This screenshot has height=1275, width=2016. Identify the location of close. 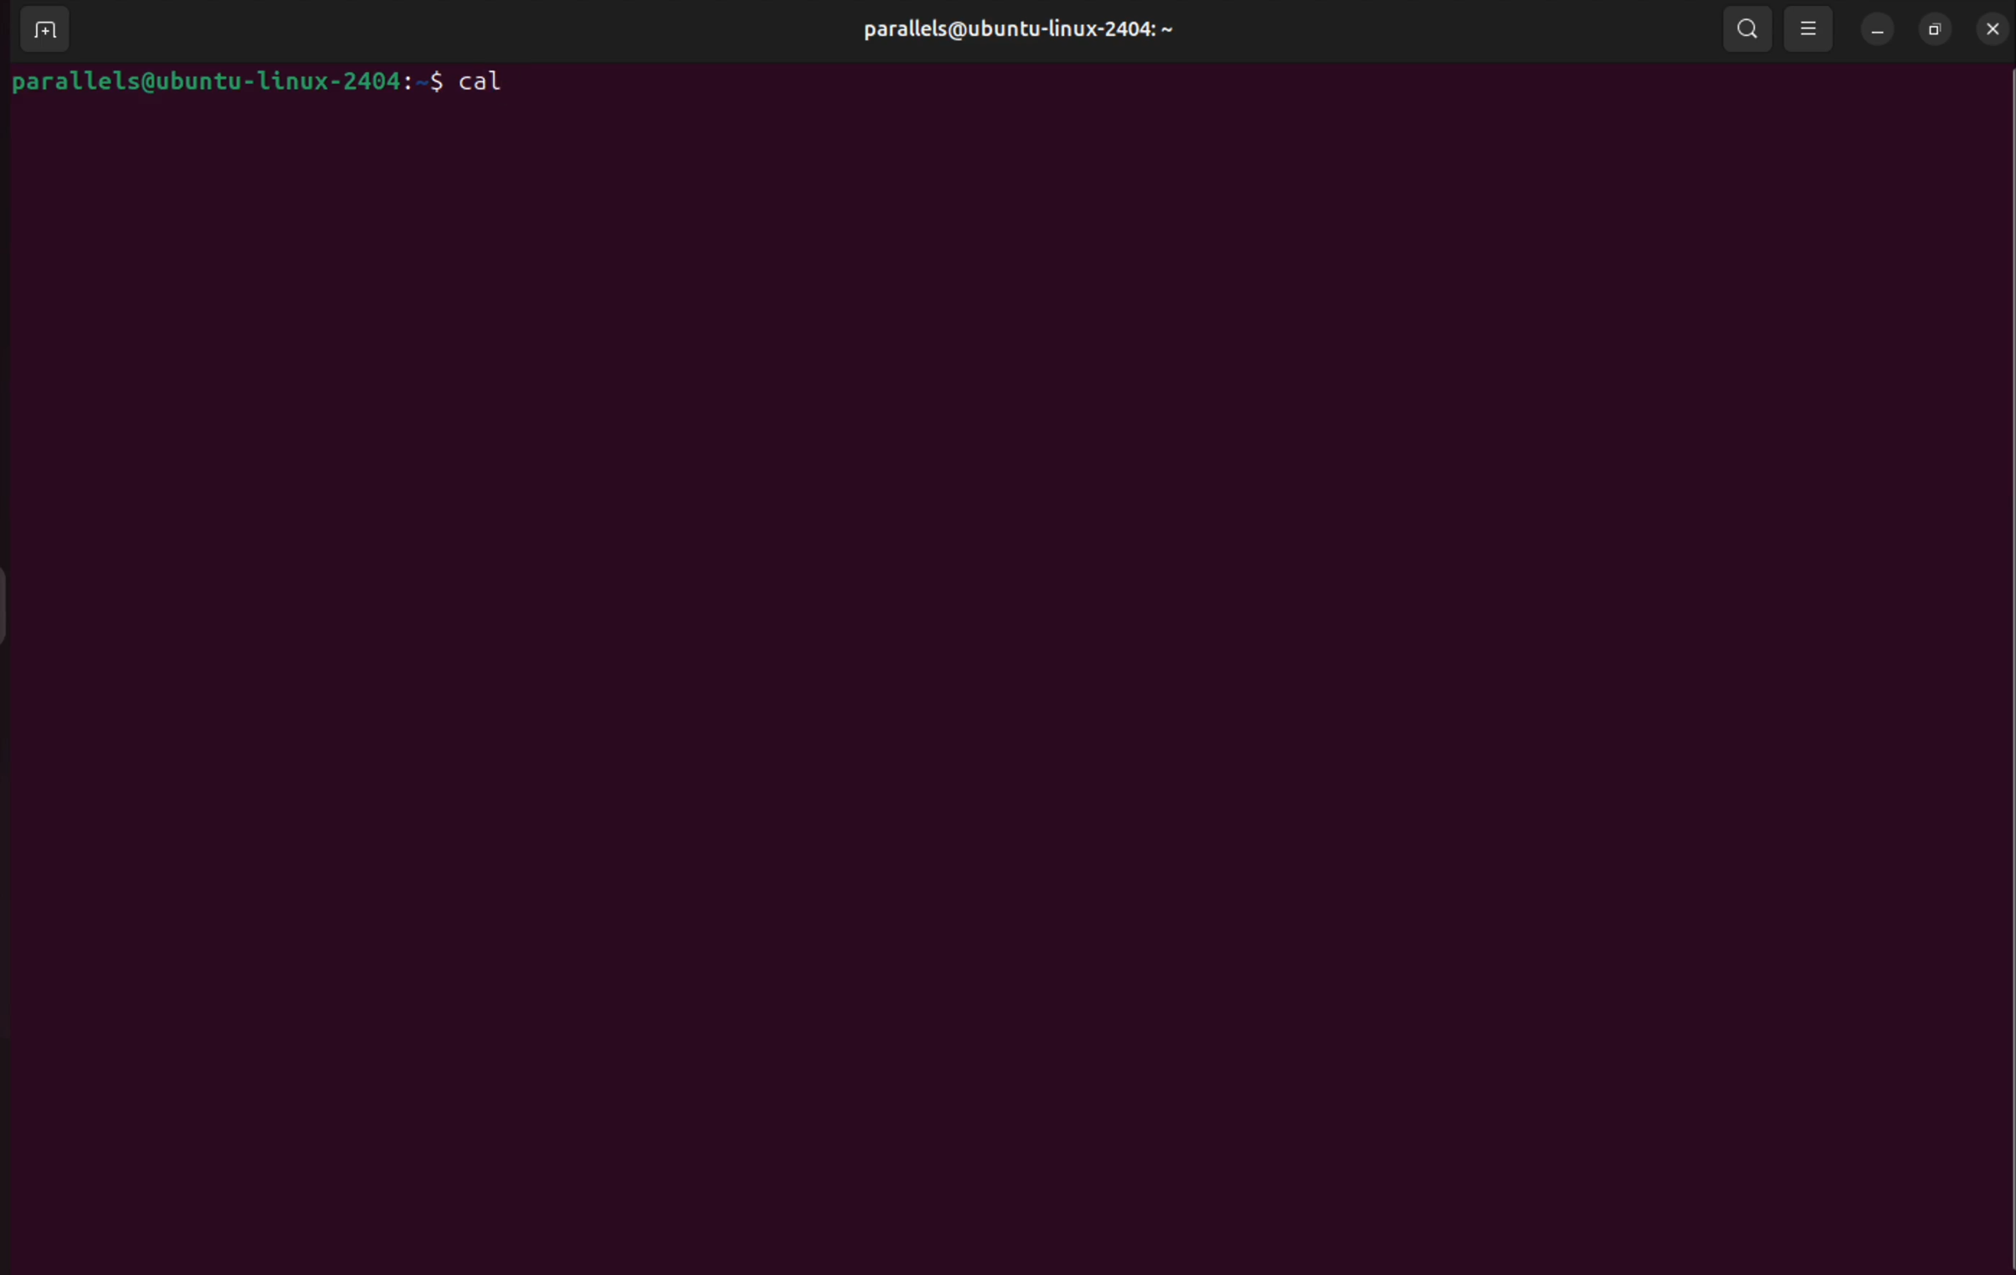
(1993, 31).